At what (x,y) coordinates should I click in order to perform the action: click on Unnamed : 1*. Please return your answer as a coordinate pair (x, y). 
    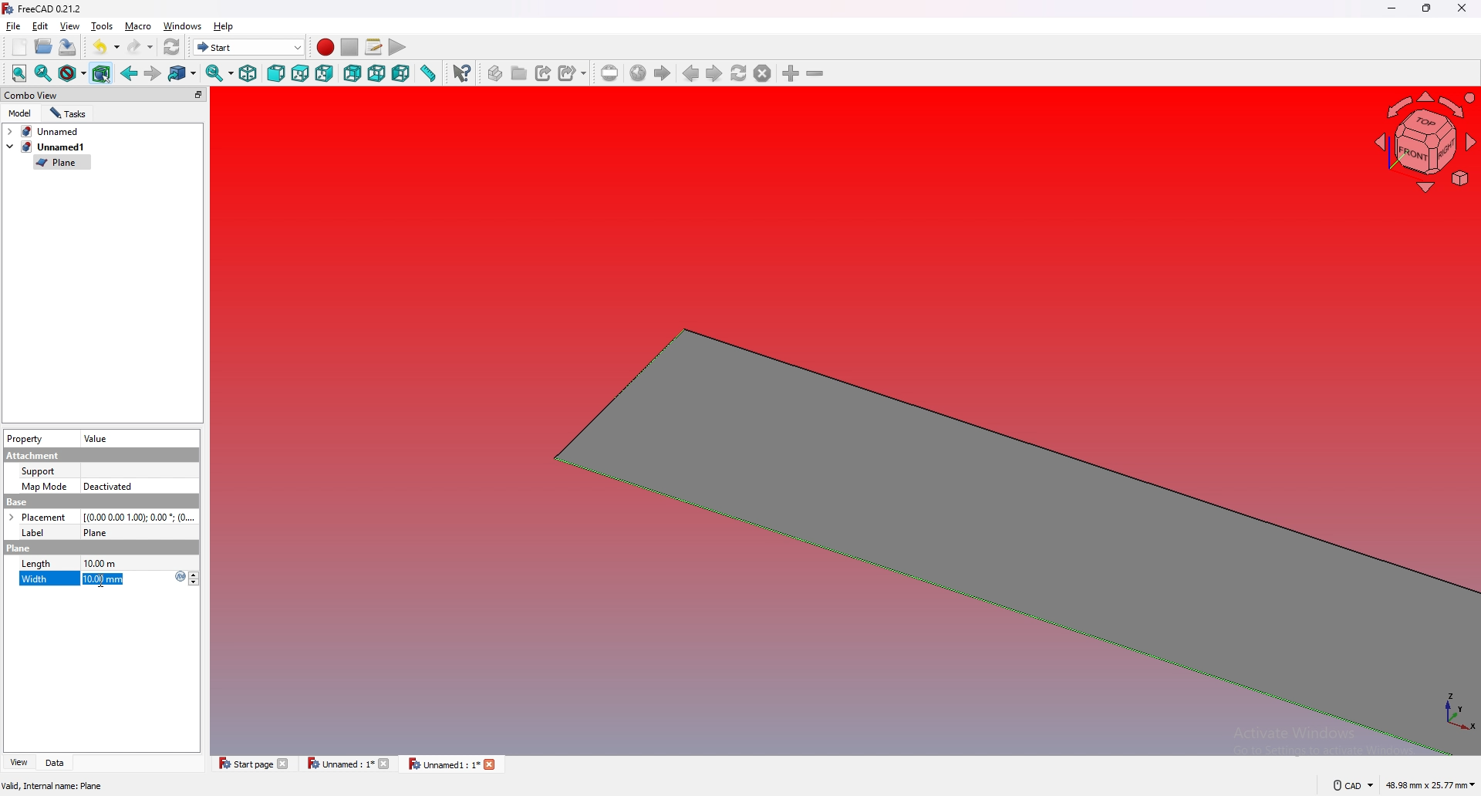
    Looking at the image, I should click on (349, 764).